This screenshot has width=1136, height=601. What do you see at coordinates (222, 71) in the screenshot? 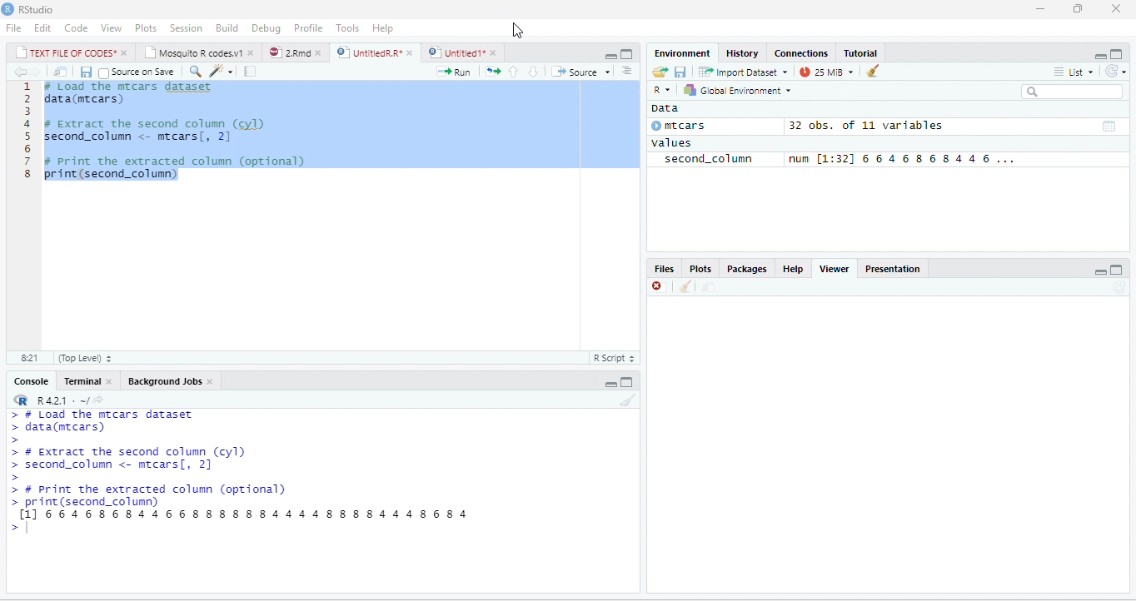
I see `code tools` at bounding box center [222, 71].